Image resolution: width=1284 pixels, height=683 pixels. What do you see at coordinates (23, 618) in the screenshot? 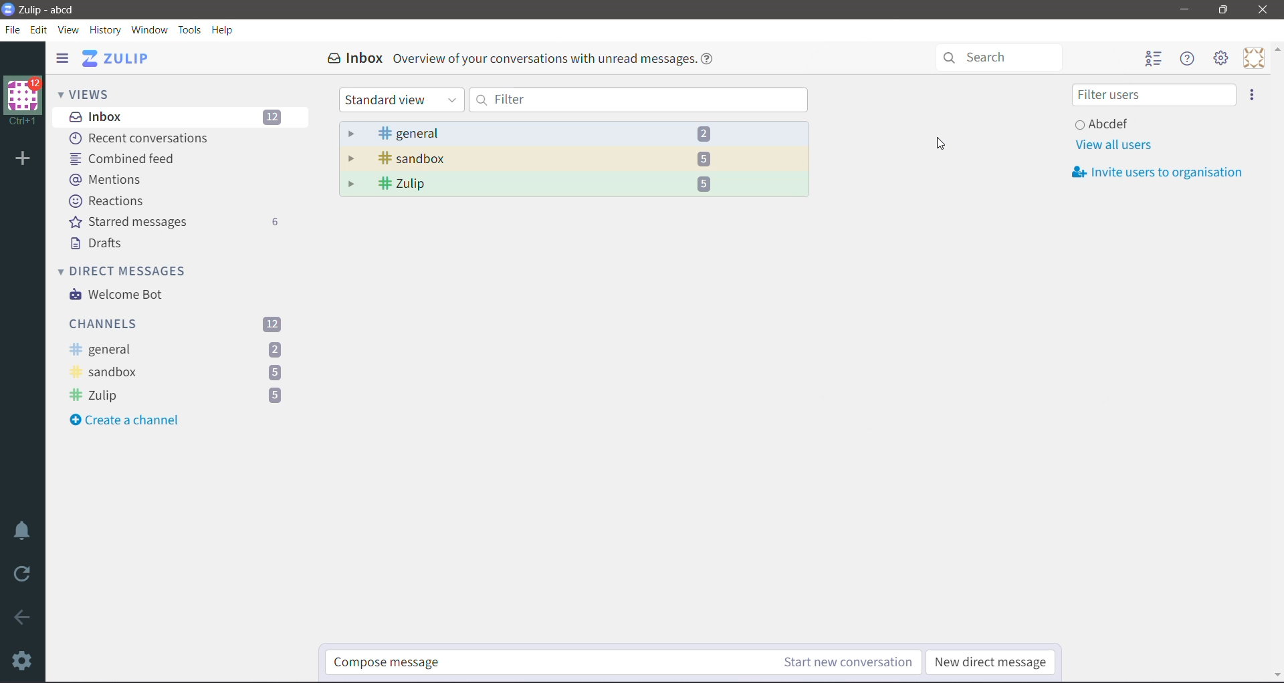
I see `Go back` at bounding box center [23, 618].